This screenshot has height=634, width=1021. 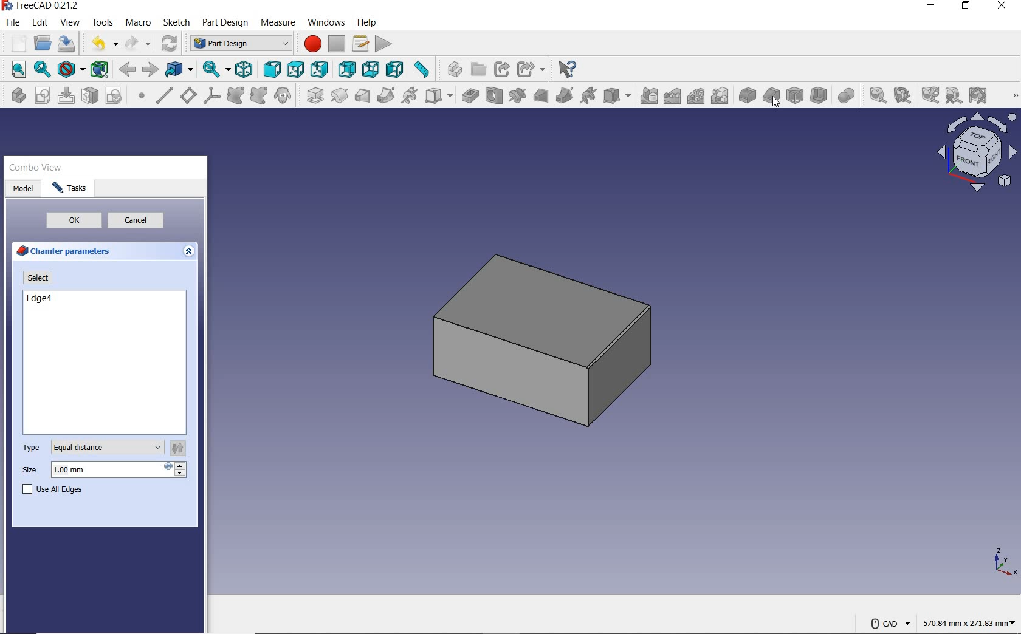 I want to click on create multitransform, so click(x=720, y=97).